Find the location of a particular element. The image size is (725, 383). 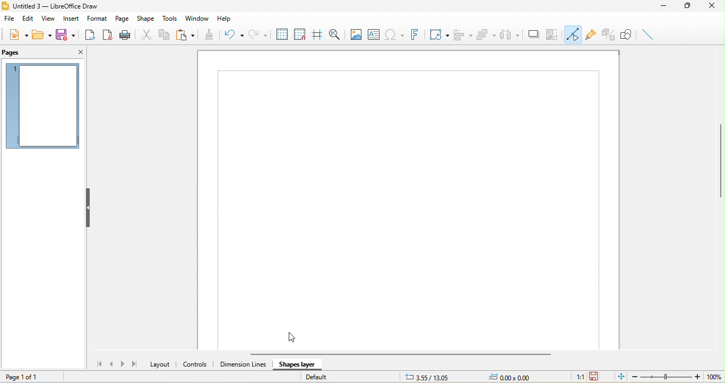

window is located at coordinates (198, 18).